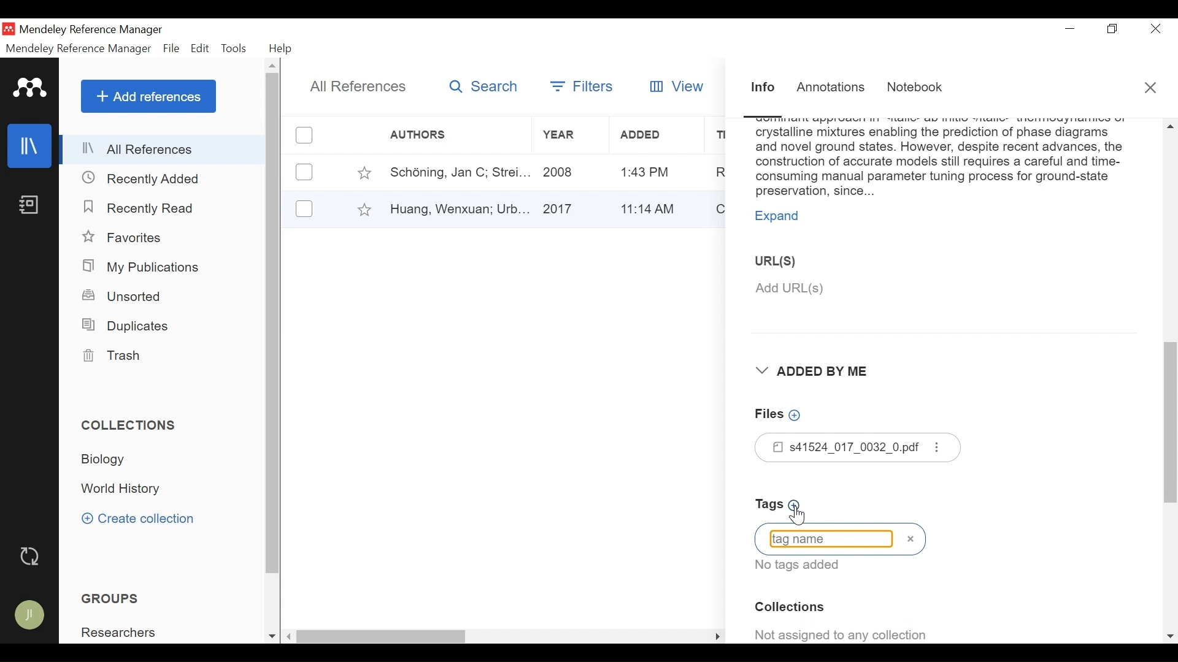  I want to click on Unsorted, so click(123, 296).